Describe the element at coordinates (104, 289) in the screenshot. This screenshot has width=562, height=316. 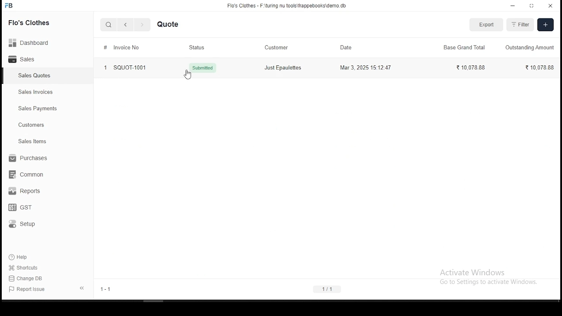
I see `1-1` at that location.